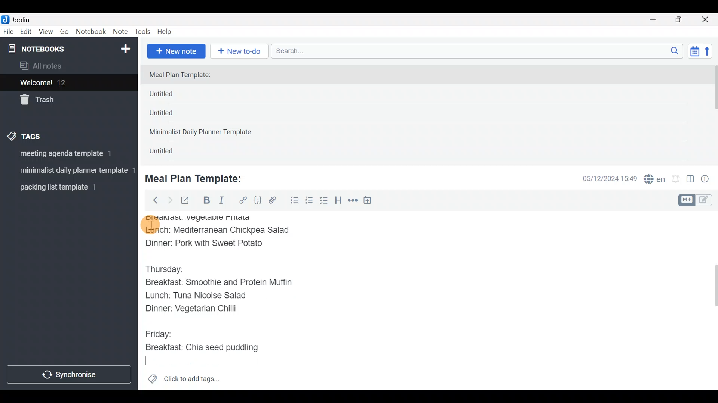  Describe the element at coordinates (68, 171) in the screenshot. I see `Tag 2` at that location.